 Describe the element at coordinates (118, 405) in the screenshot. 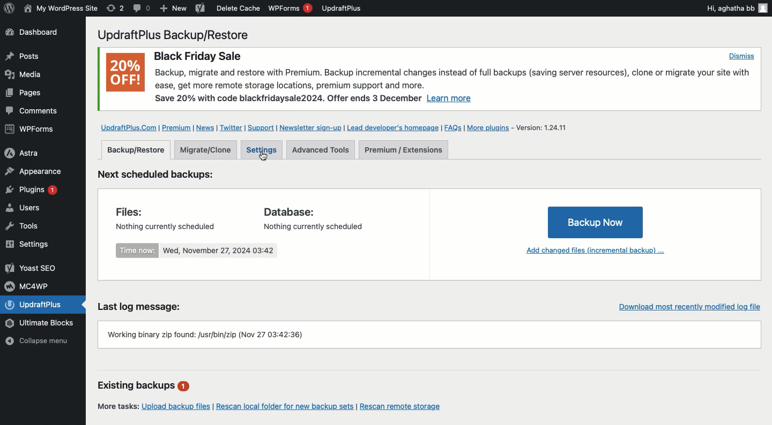

I see `More tasks` at that location.